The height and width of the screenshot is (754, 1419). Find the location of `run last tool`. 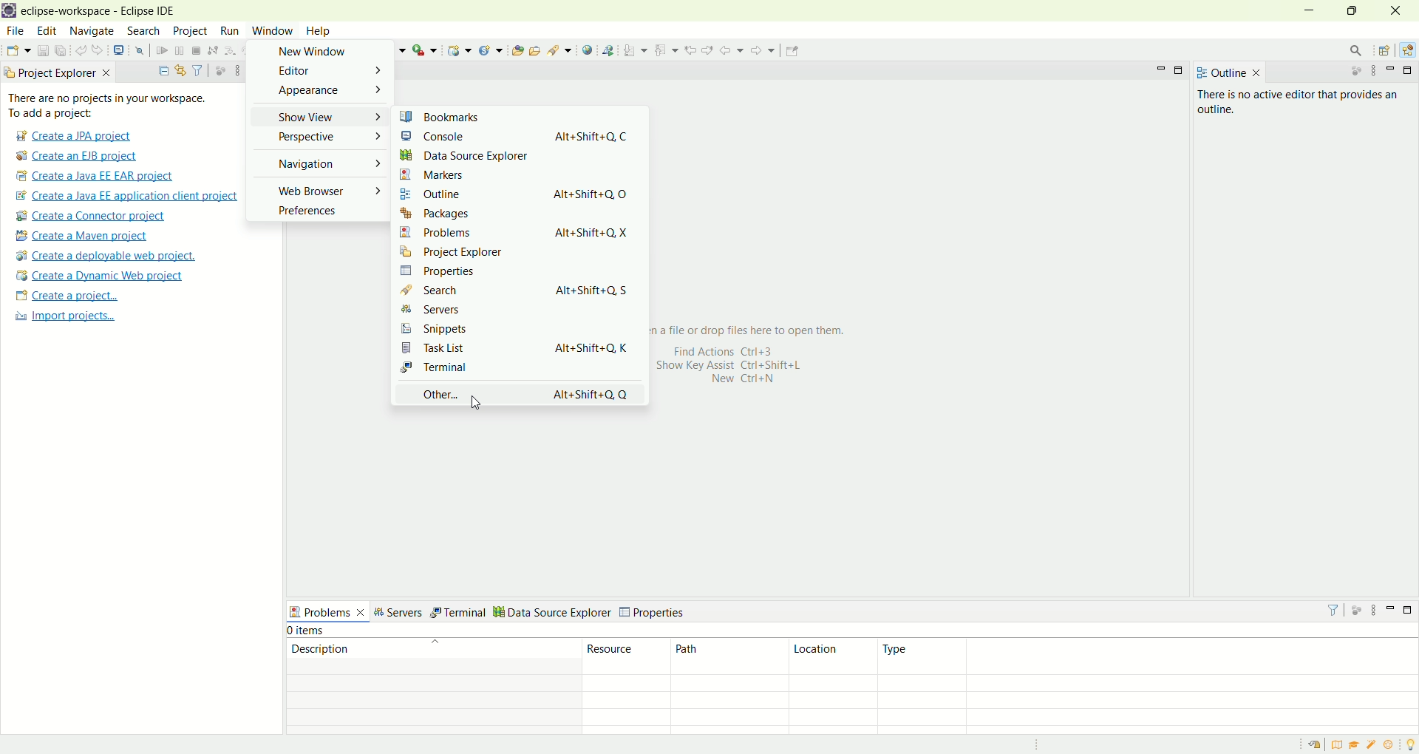

run last tool is located at coordinates (423, 50).